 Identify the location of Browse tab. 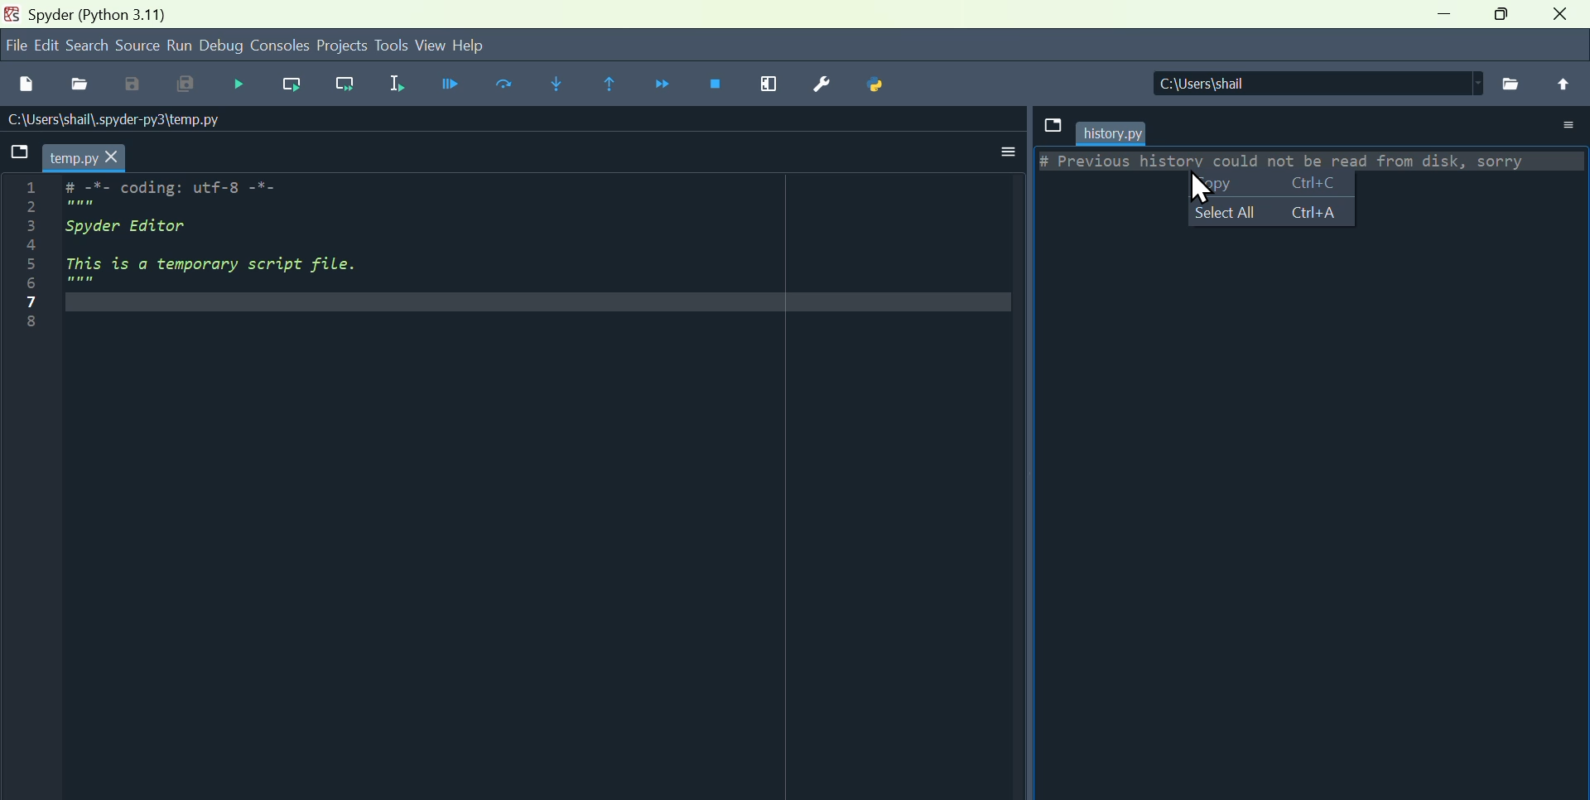
(1052, 125).